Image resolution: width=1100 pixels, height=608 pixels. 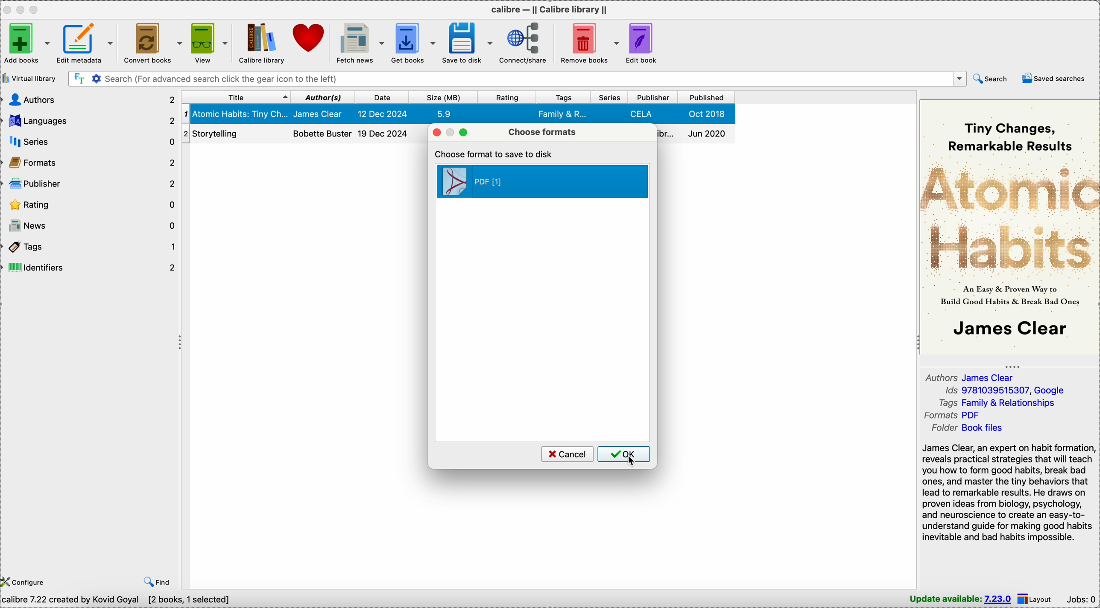 I want to click on published, so click(x=706, y=97).